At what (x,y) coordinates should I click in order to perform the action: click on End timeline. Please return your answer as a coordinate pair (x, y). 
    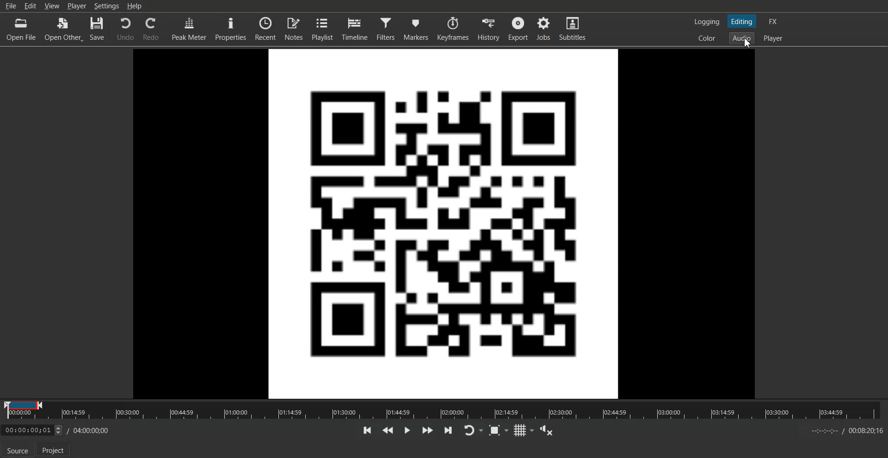
    Looking at the image, I should click on (848, 430).